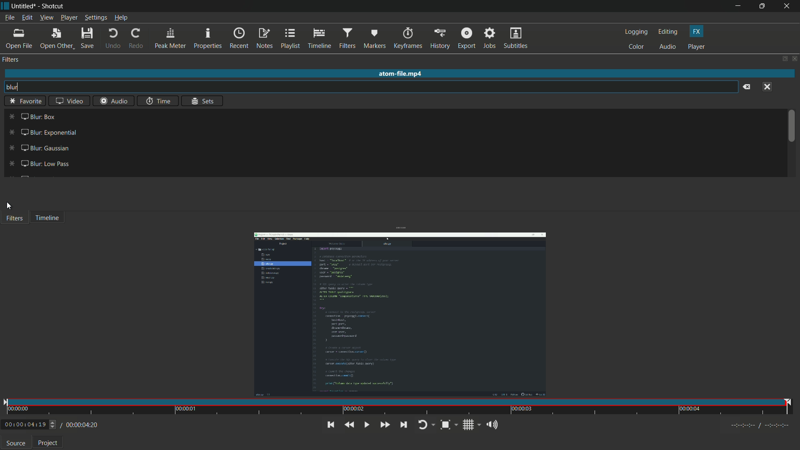  What do you see at coordinates (440, 39) in the screenshot?
I see `history` at bounding box center [440, 39].